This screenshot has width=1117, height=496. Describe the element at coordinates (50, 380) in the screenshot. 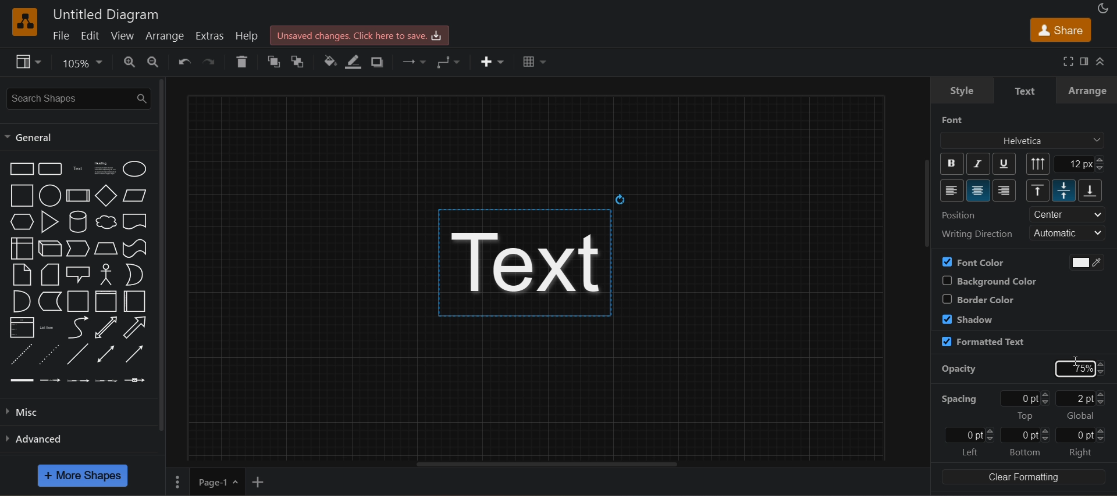

I see `connector with label` at that location.